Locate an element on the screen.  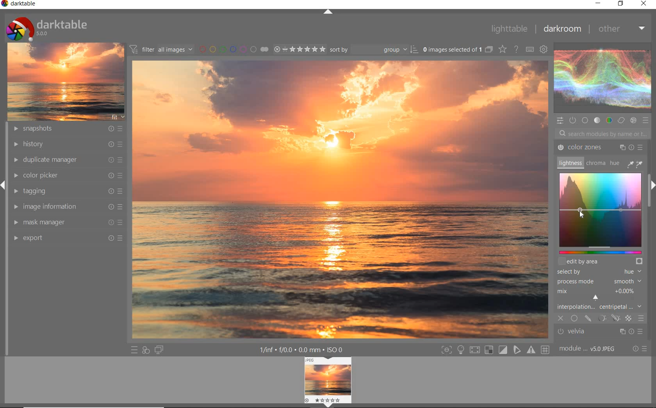
QUICK ACCESS FOR APPLYING ANY OF YOUR STYLE is located at coordinates (145, 351).